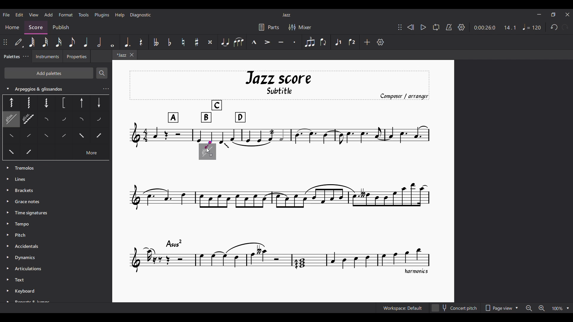 The height and width of the screenshot is (322, 573). I want to click on Change position, so click(5, 42).